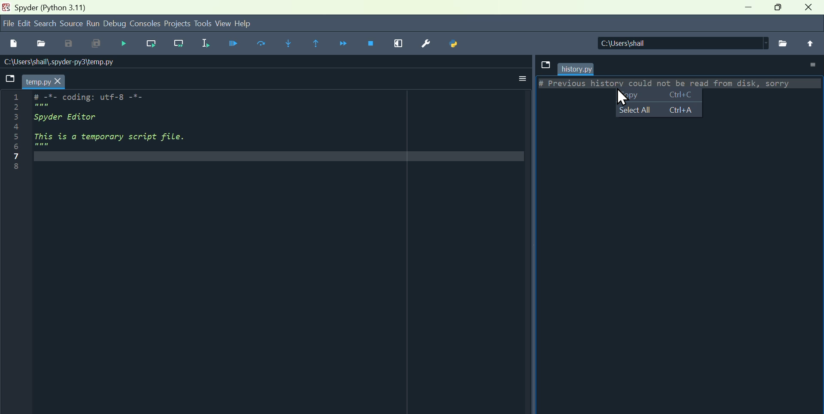  Describe the element at coordinates (124, 44) in the screenshot. I see `` at that location.